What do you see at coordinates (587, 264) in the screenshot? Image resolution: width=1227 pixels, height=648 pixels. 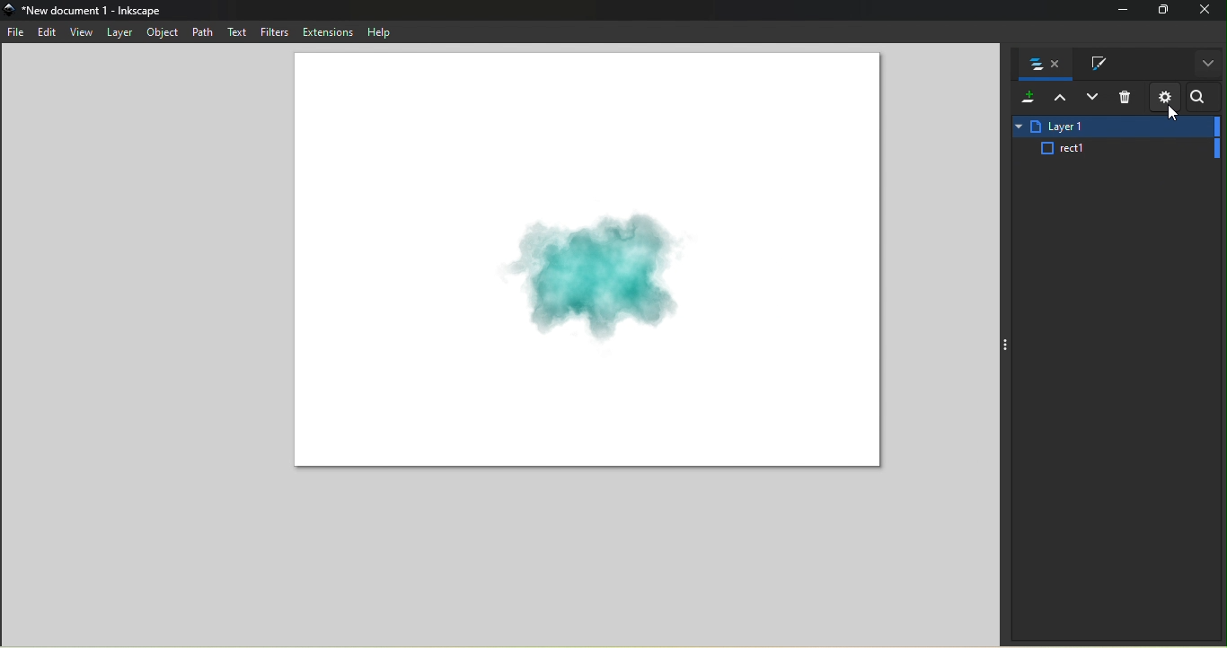 I see `Canvas showing some shape` at bounding box center [587, 264].